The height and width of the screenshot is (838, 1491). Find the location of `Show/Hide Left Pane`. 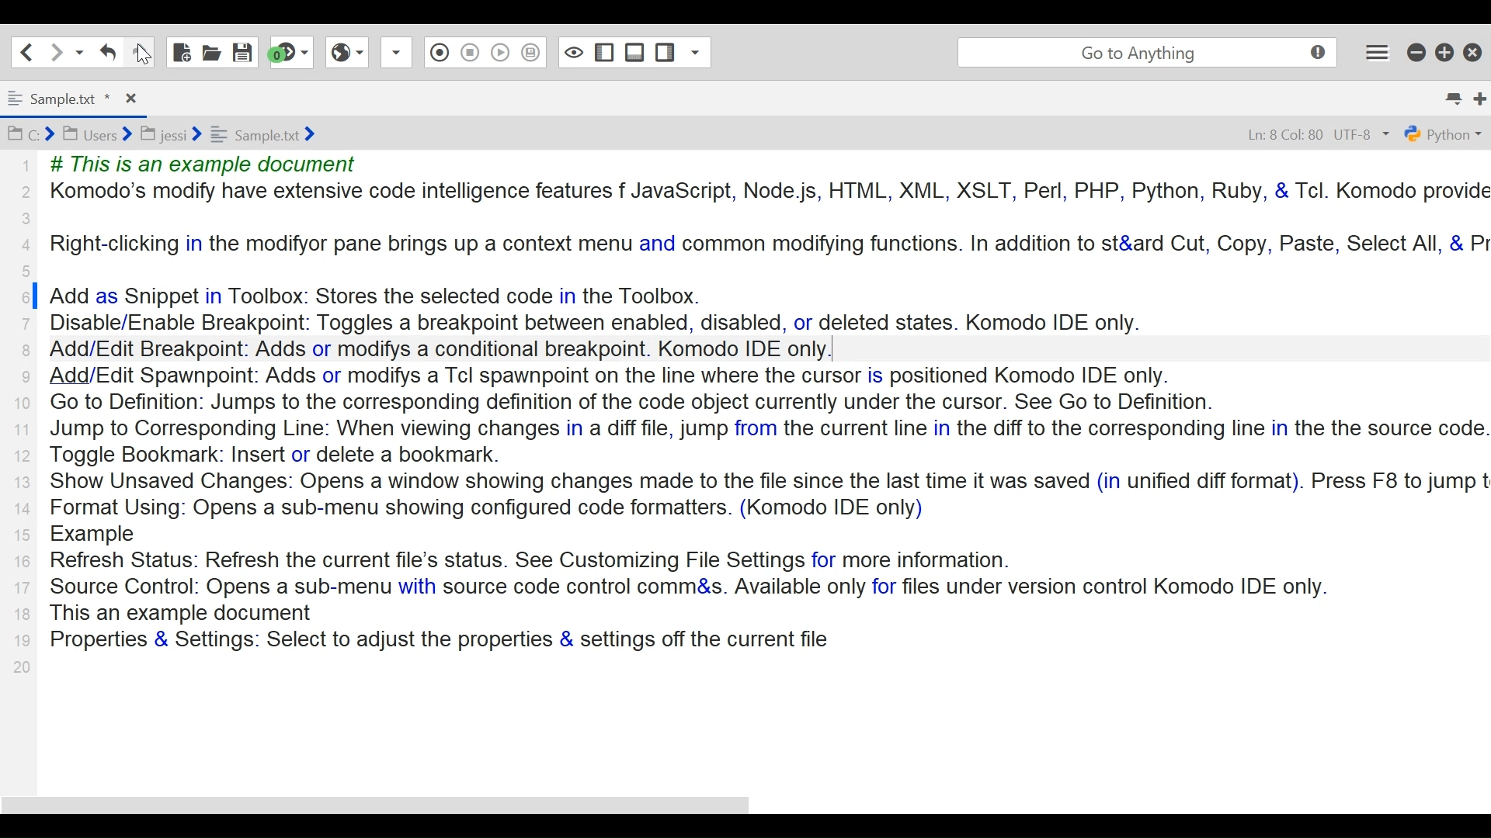

Show/Hide Left Pane is located at coordinates (605, 51).